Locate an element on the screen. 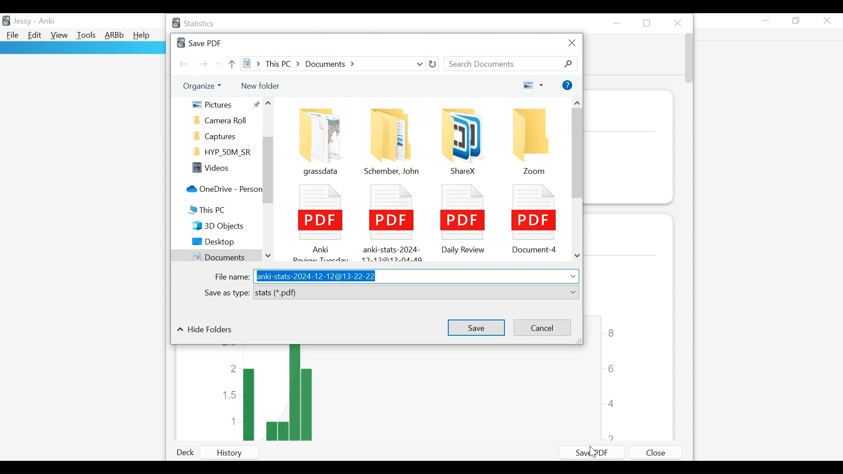 The height and width of the screenshot is (474, 843). Anki is located at coordinates (46, 22).